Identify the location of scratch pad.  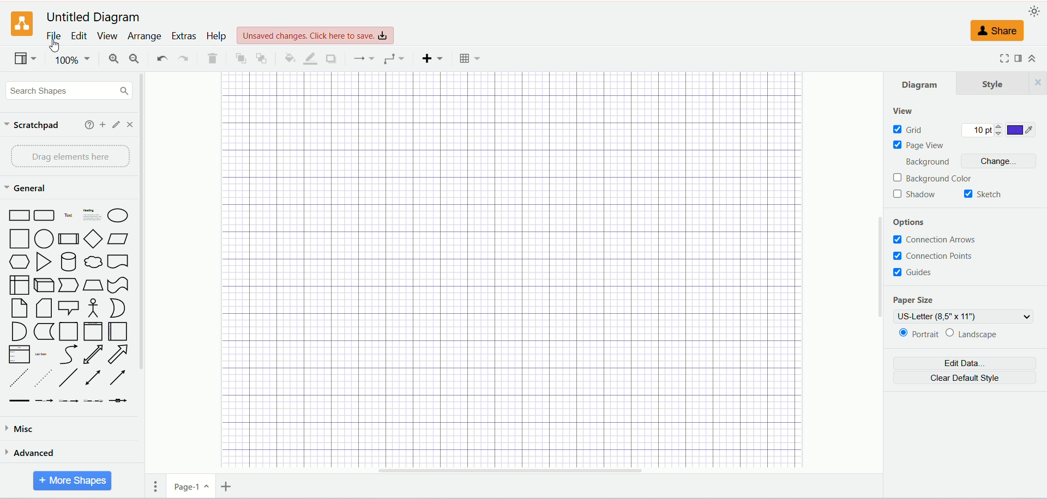
(33, 126).